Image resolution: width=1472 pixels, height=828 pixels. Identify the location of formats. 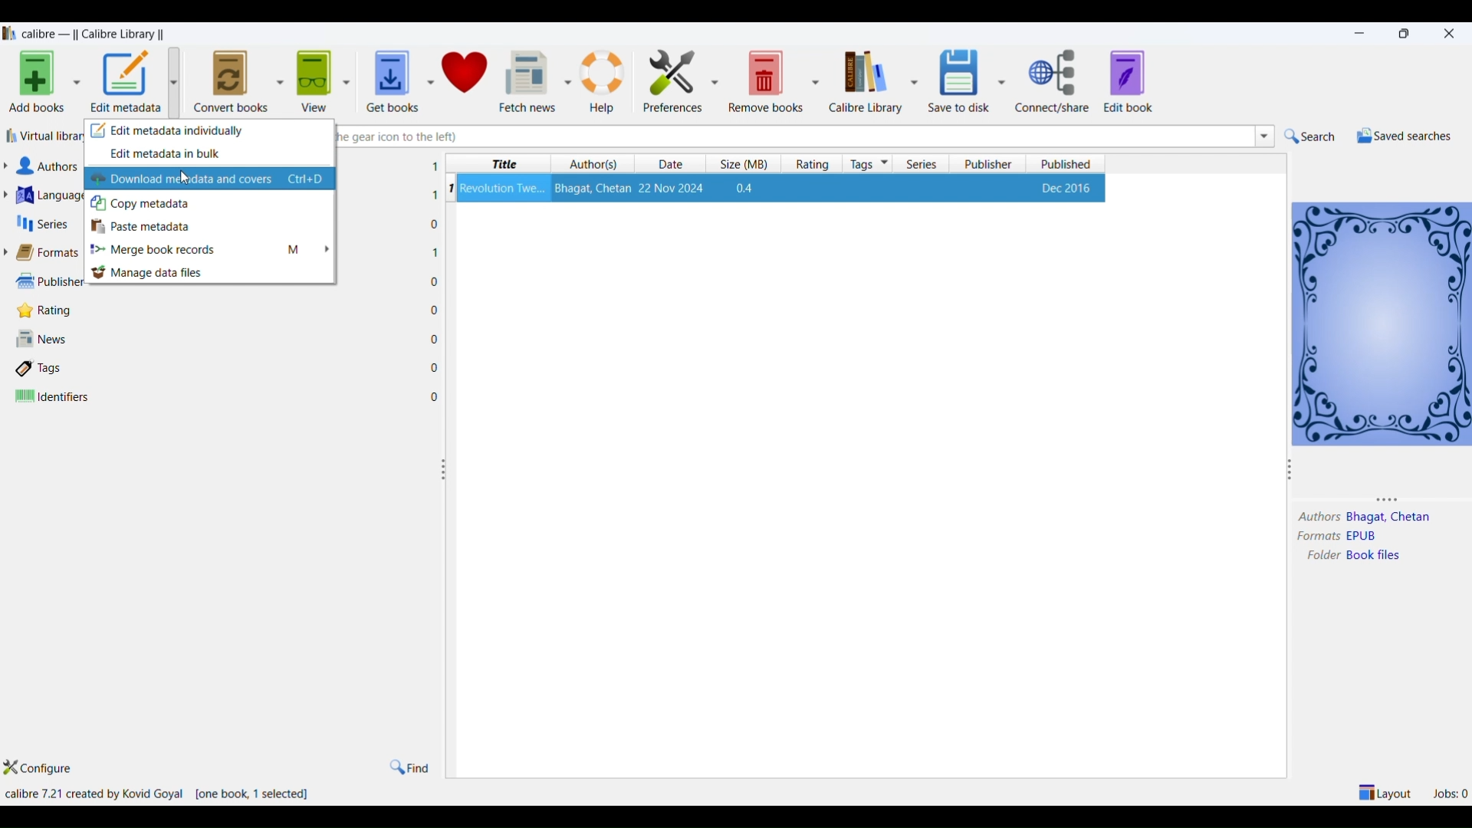
(1314, 537).